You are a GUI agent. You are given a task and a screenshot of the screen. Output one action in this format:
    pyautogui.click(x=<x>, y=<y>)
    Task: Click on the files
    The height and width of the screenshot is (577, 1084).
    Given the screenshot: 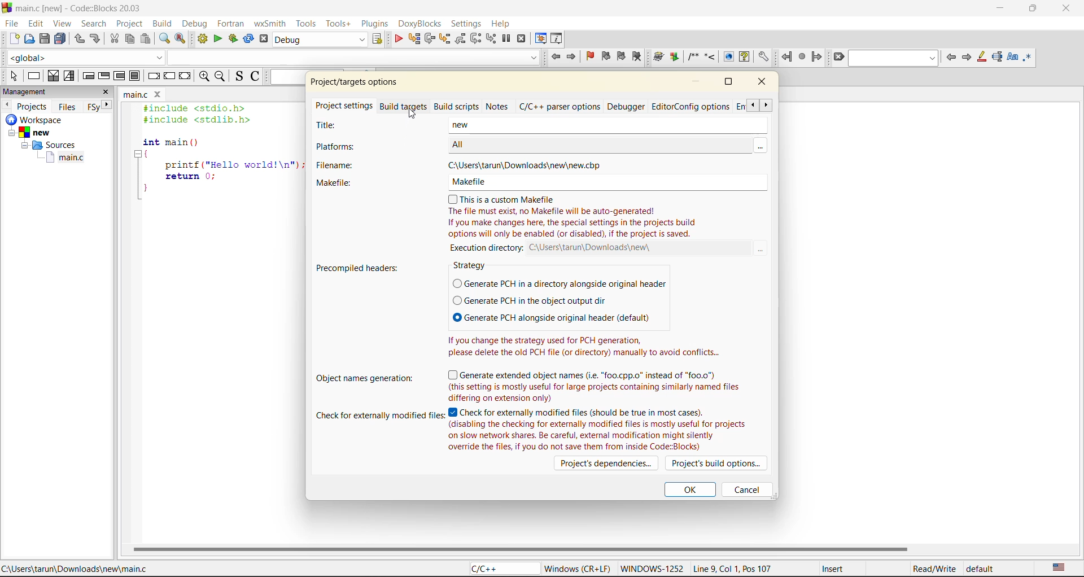 What is the action you would take?
    pyautogui.click(x=68, y=107)
    